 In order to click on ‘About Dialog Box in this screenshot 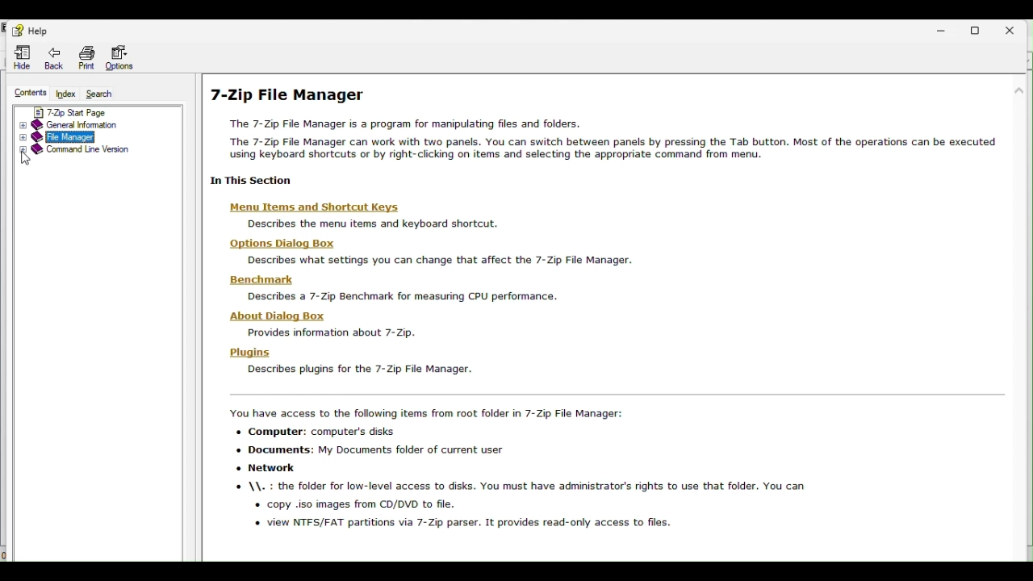, I will do `click(272, 315)`.